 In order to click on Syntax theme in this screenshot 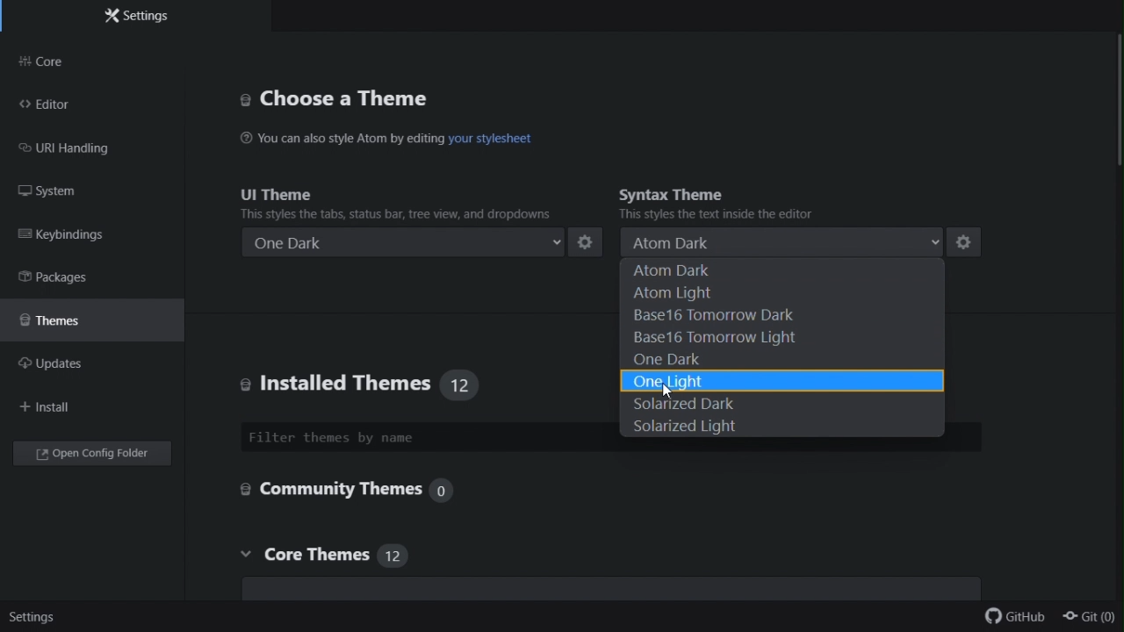, I will do `click(721, 203)`.